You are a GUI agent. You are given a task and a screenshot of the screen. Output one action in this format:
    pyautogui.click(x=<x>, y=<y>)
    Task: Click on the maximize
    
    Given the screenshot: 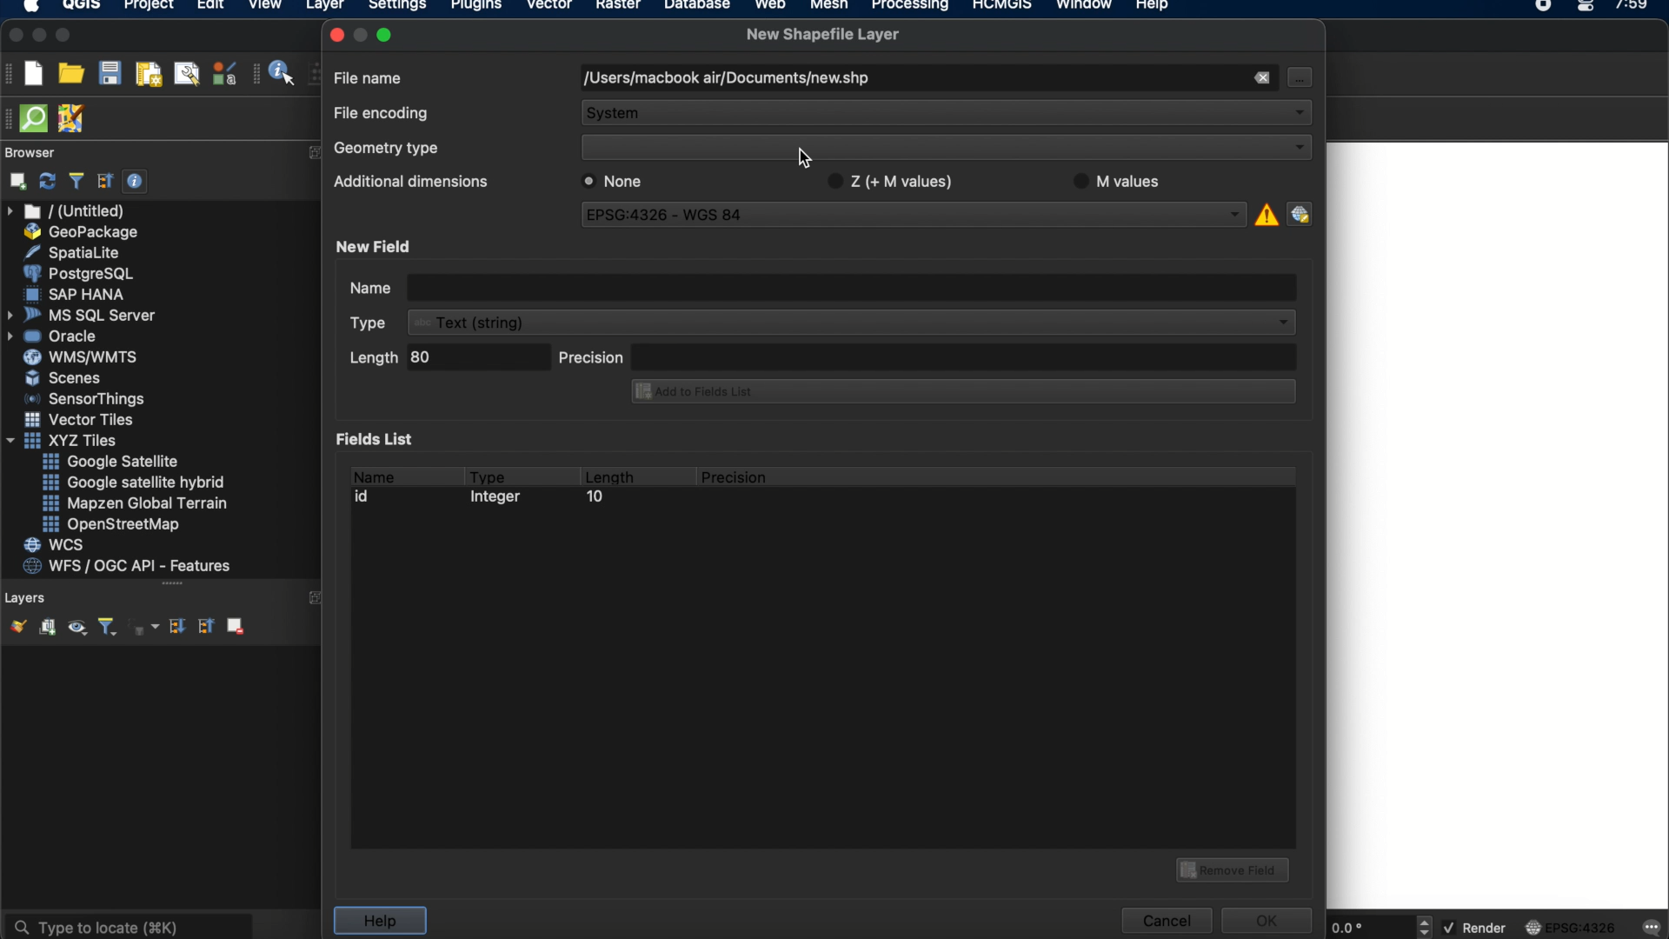 What is the action you would take?
    pyautogui.click(x=388, y=34)
    